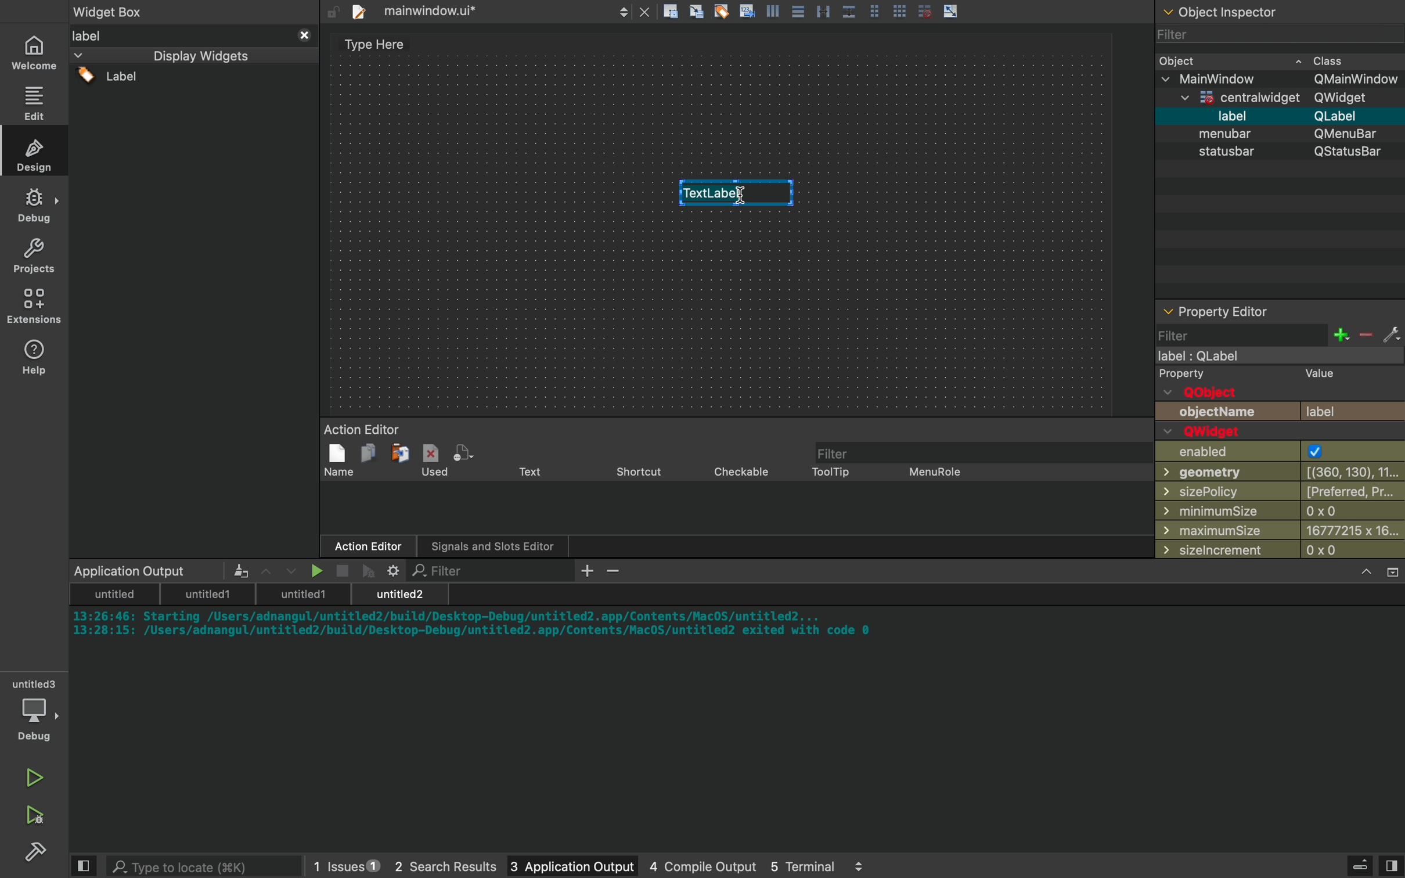 The width and height of the screenshot is (1405, 878). I want to click on action editor , so click(732, 491).